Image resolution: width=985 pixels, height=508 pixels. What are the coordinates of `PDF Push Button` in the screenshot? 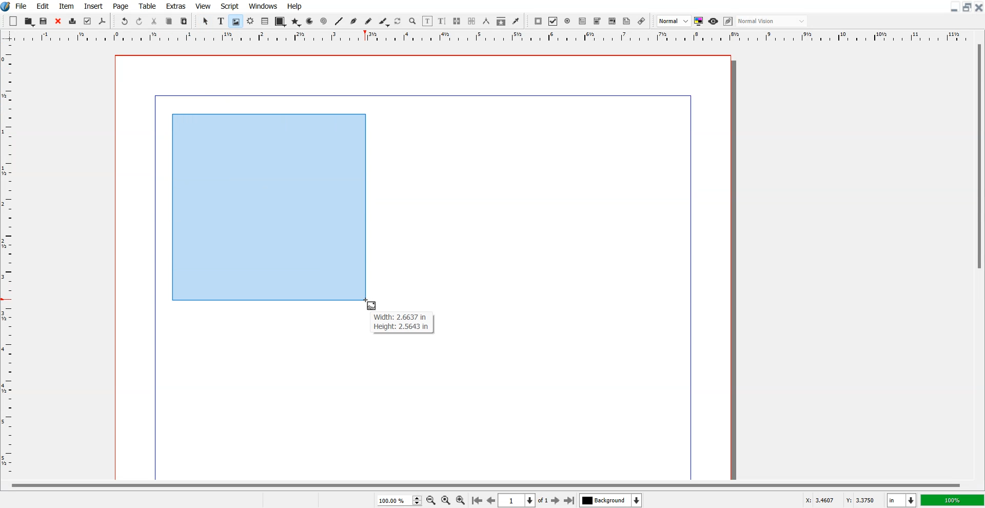 It's located at (539, 21).